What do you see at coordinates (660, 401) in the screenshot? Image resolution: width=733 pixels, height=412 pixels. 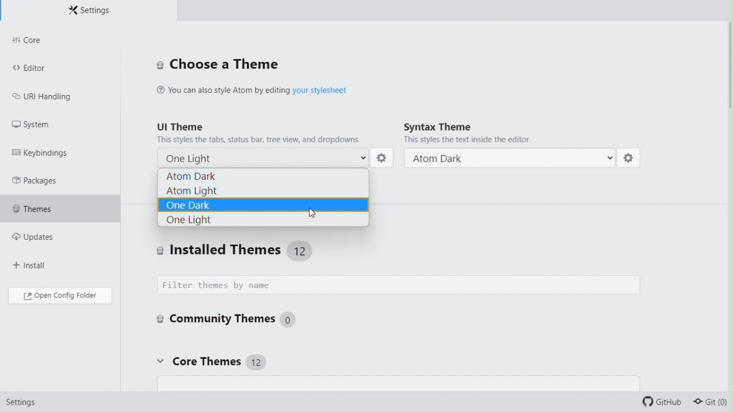 I see `github` at bounding box center [660, 401].